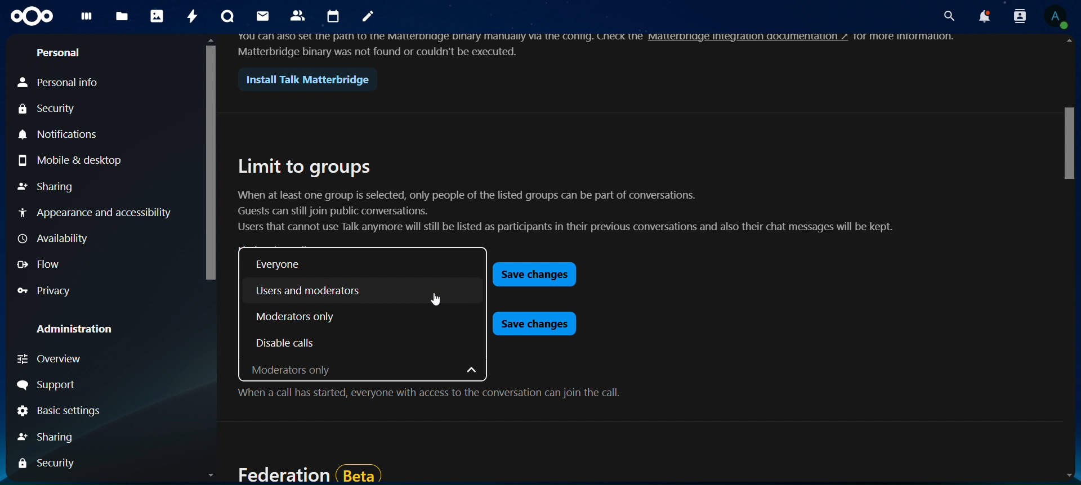 This screenshot has height=485, width=1081. What do you see at coordinates (289, 343) in the screenshot?
I see `disable calls` at bounding box center [289, 343].